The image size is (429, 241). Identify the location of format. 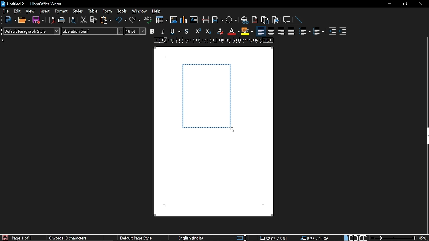
(62, 12).